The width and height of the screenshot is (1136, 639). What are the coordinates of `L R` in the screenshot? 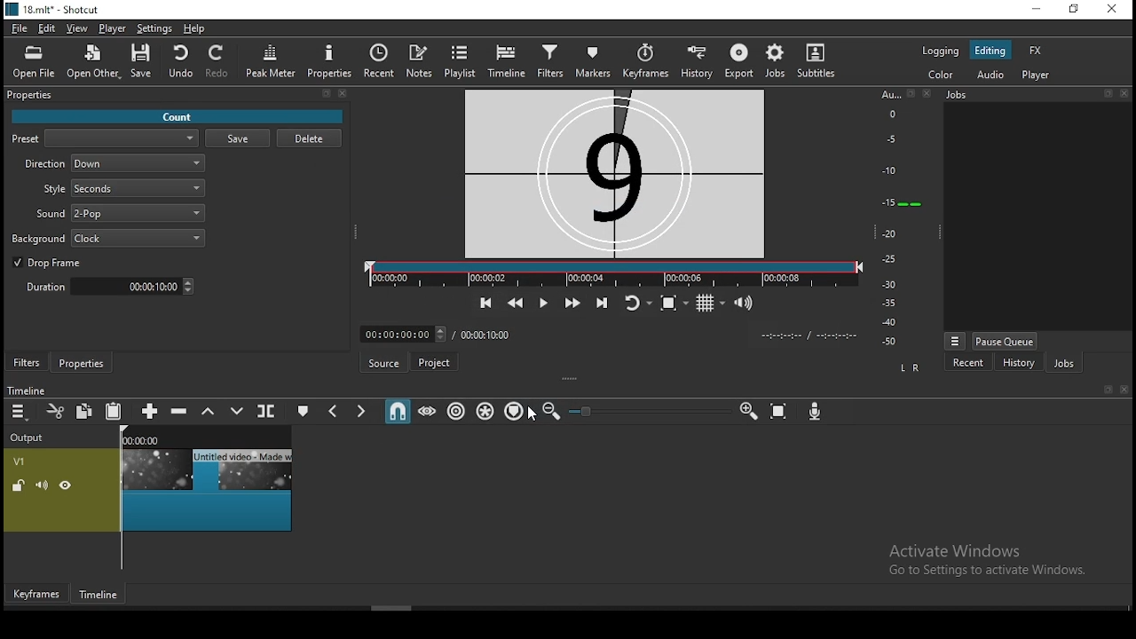 It's located at (914, 367).